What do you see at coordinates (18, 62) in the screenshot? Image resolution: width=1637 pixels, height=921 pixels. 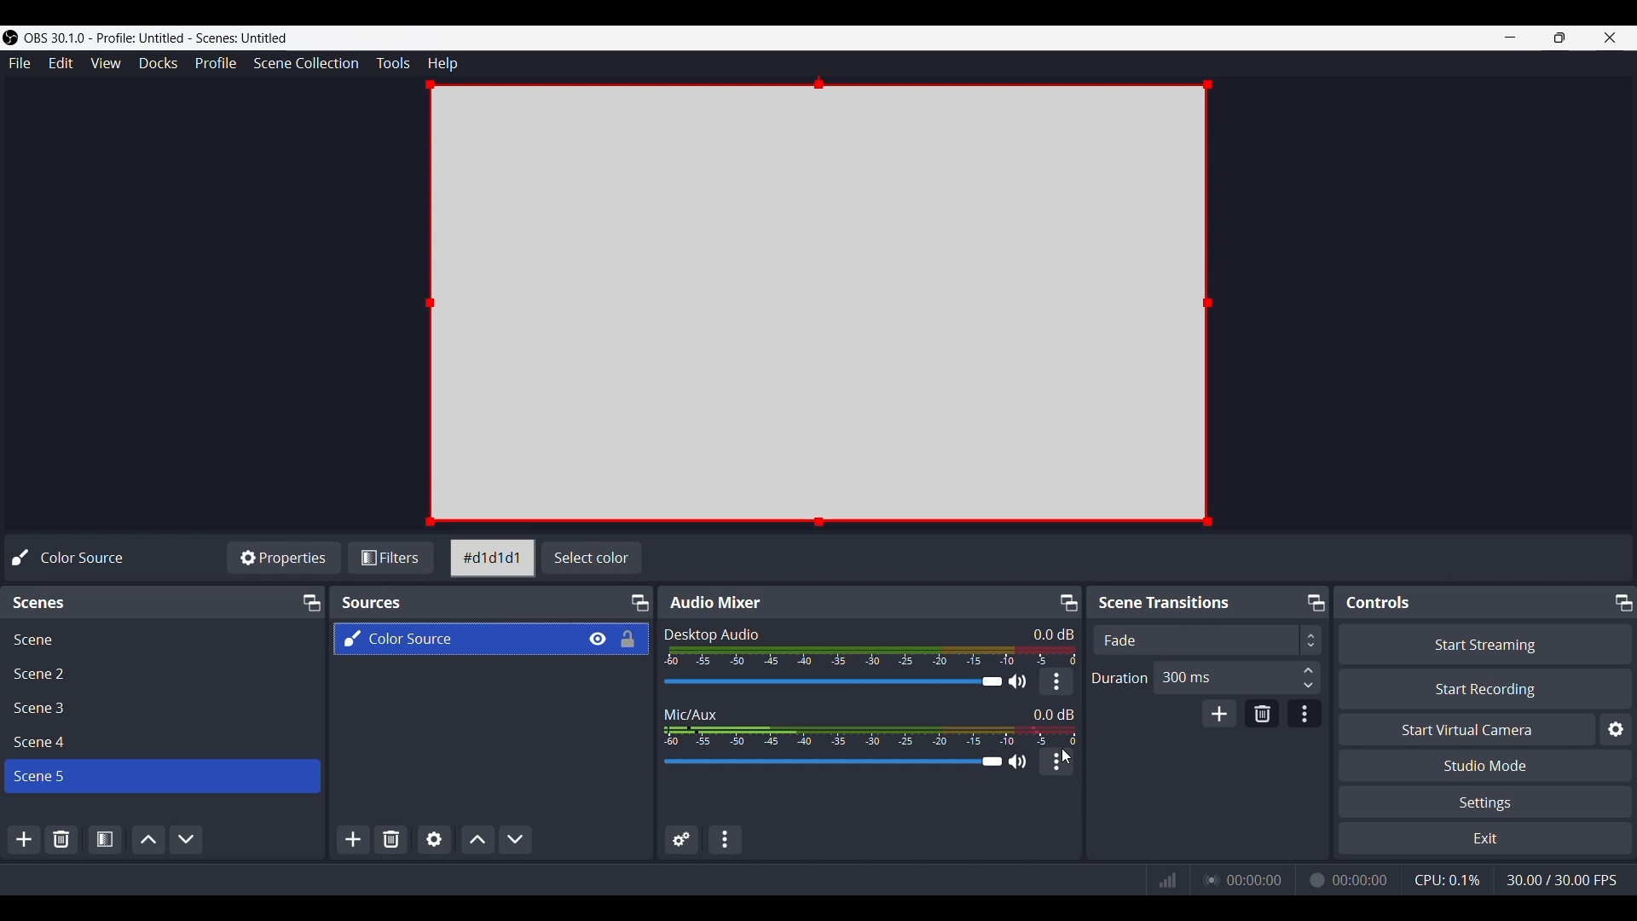 I see `File` at bounding box center [18, 62].